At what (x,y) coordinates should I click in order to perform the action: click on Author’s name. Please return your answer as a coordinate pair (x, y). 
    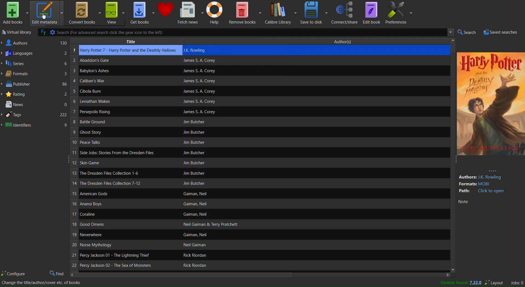
    Looking at the image, I should click on (221, 255).